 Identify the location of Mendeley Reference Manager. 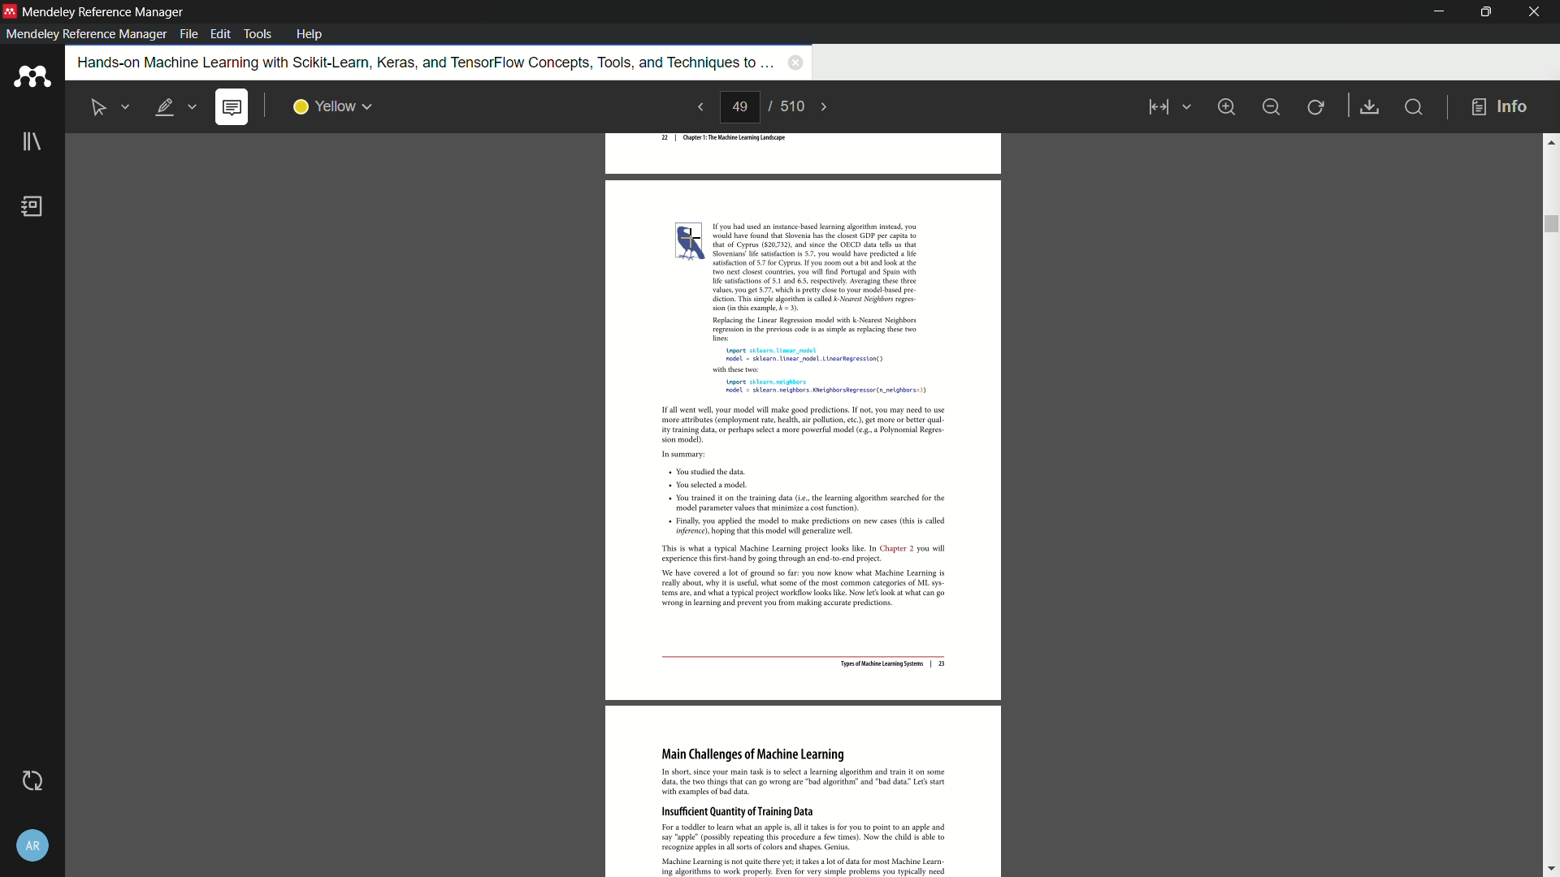
(104, 12).